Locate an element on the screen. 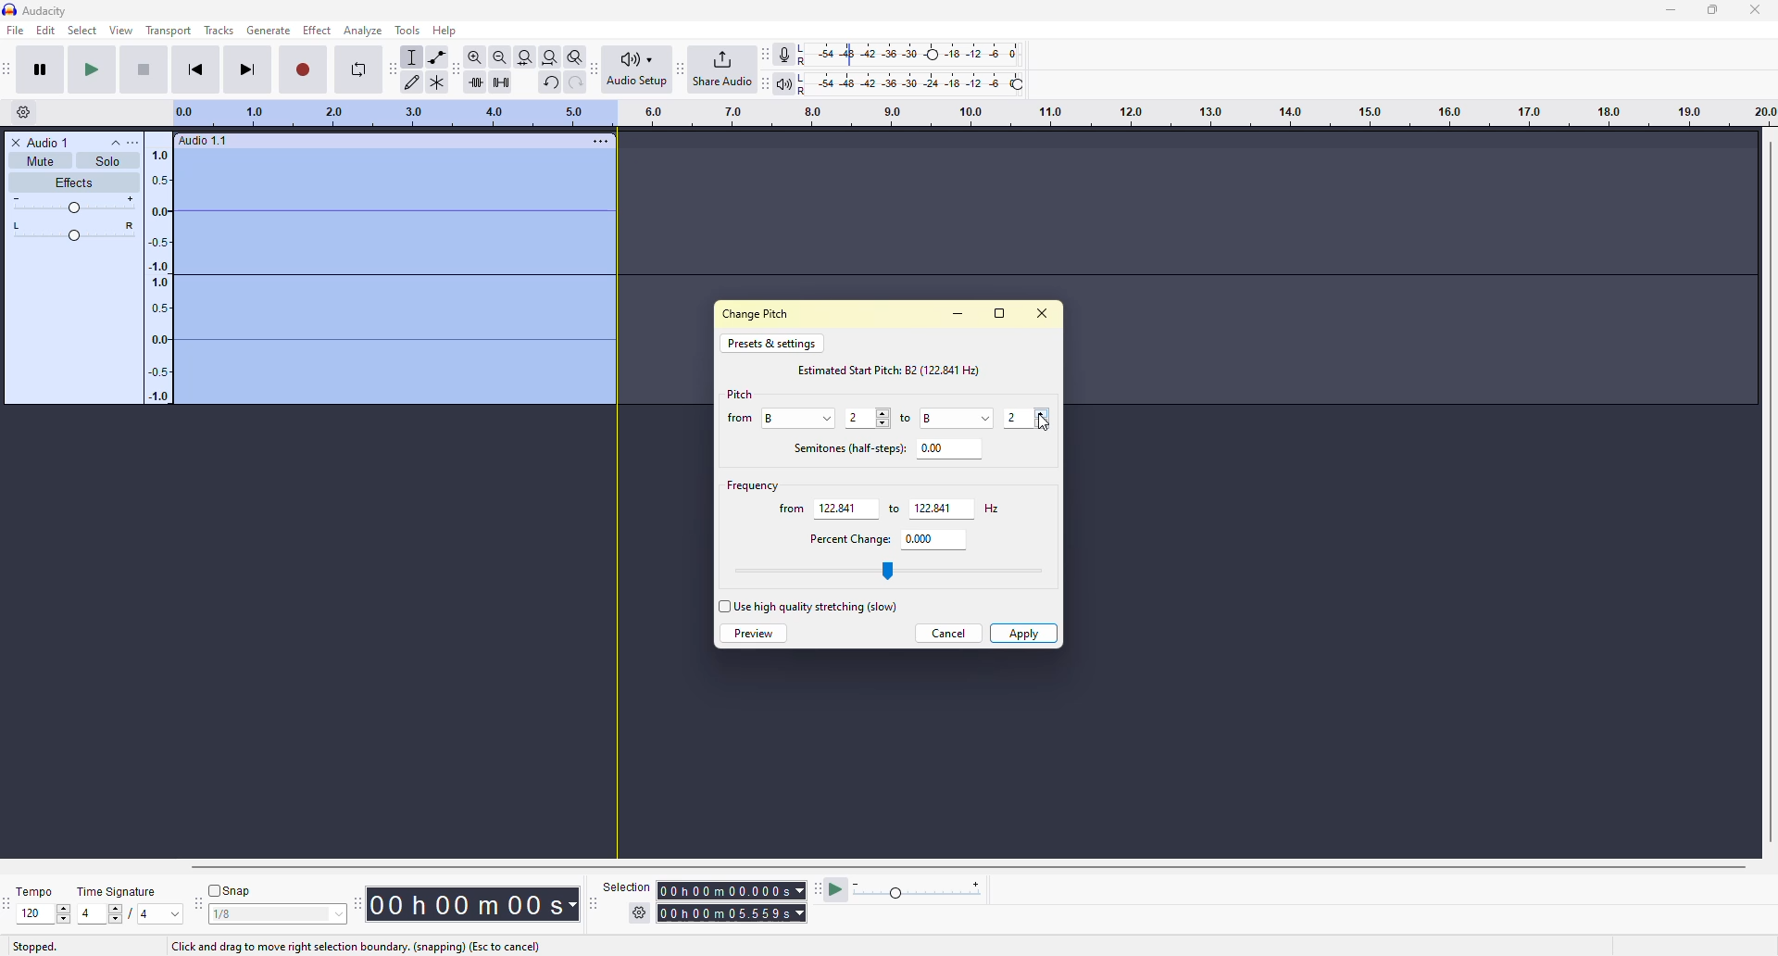 The height and width of the screenshot is (956, 1778). apply is located at coordinates (1027, 631).